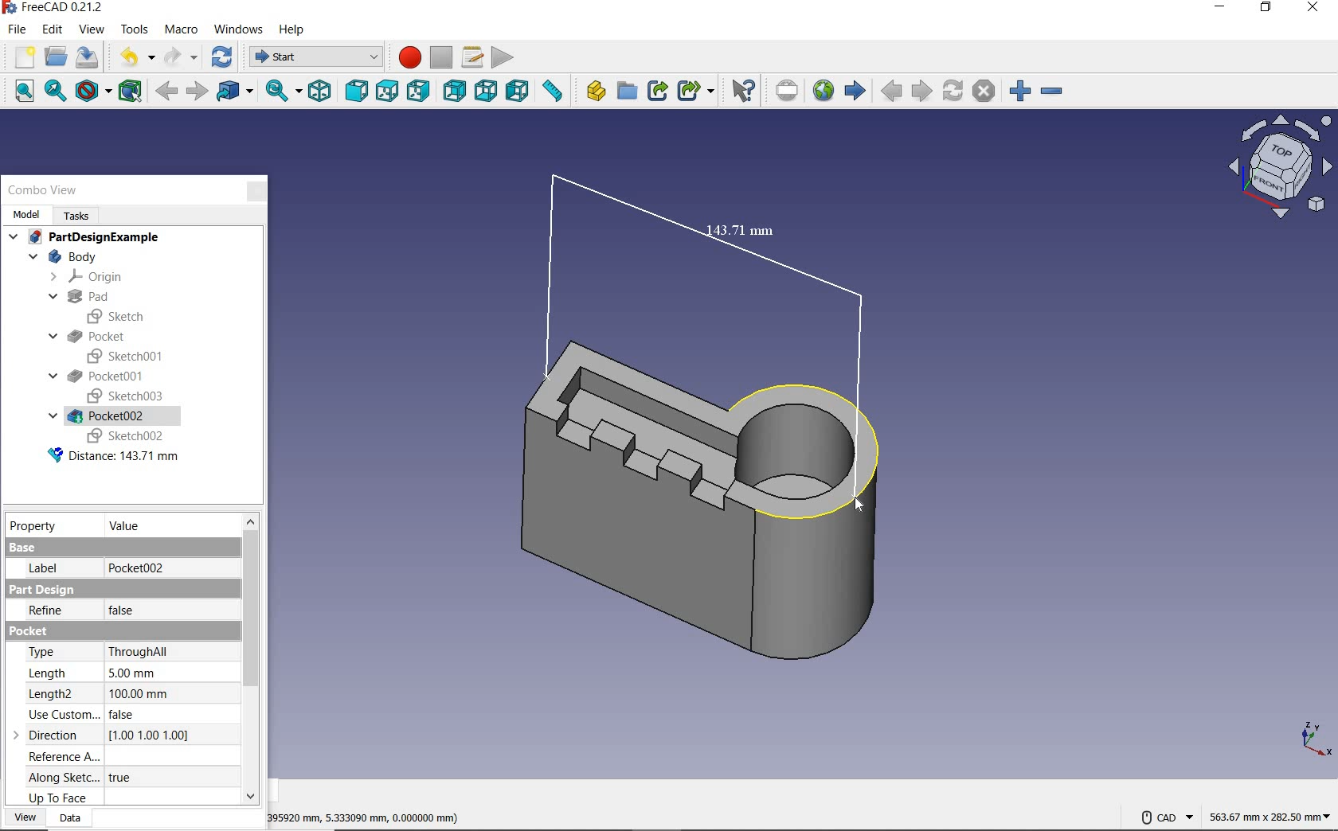 The image size is (1338, 831). Describe the element at coordinates (181, 59) in the screenshot. I see `redo` at that location.